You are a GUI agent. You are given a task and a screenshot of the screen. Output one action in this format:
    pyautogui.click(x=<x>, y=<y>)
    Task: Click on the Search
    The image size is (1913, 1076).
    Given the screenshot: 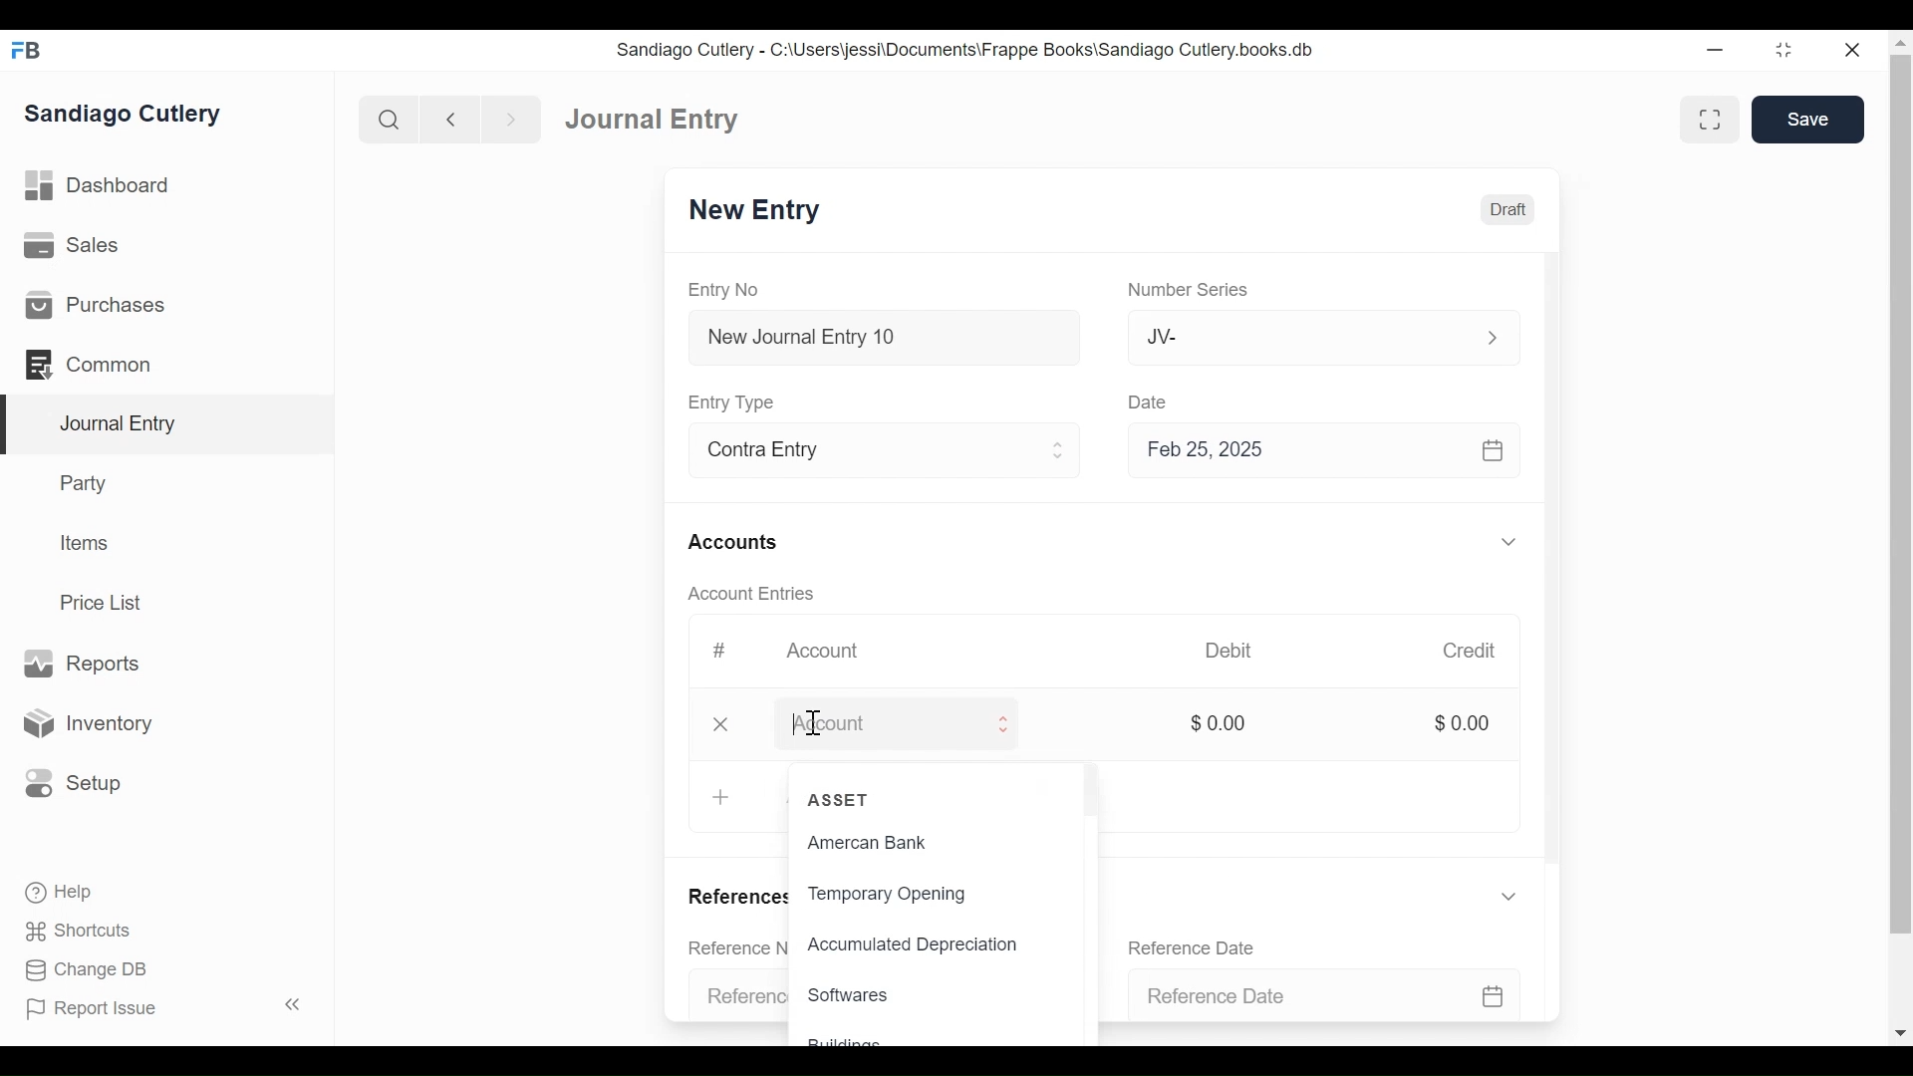 What is the action you would take?
    pyautogui.click(x=390, y=119)
    